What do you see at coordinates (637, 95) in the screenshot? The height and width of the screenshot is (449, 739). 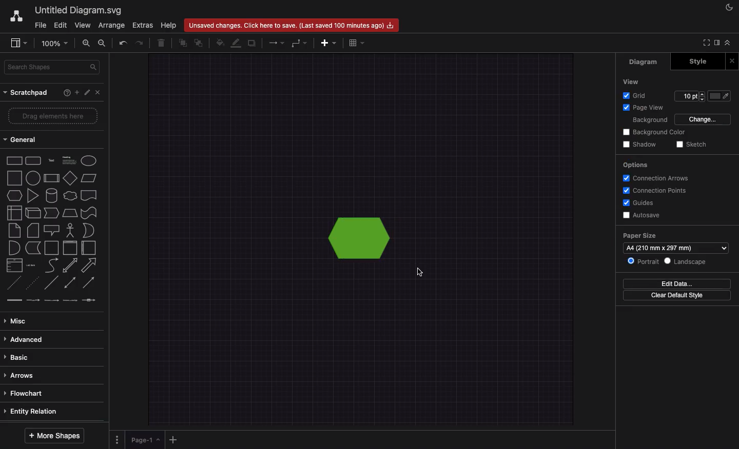 I see `Grid` at bounding box center [637, 95].